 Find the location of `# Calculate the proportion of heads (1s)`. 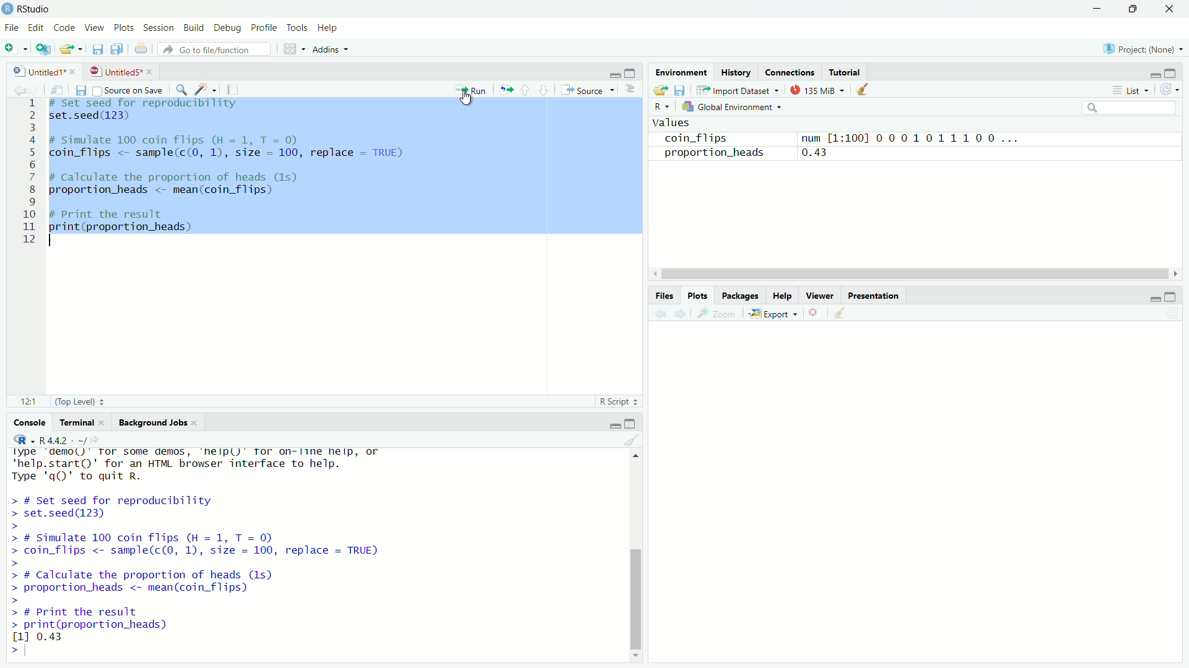

# Calculate the proportion of heads (1s) is located at coordinates (189, 178).